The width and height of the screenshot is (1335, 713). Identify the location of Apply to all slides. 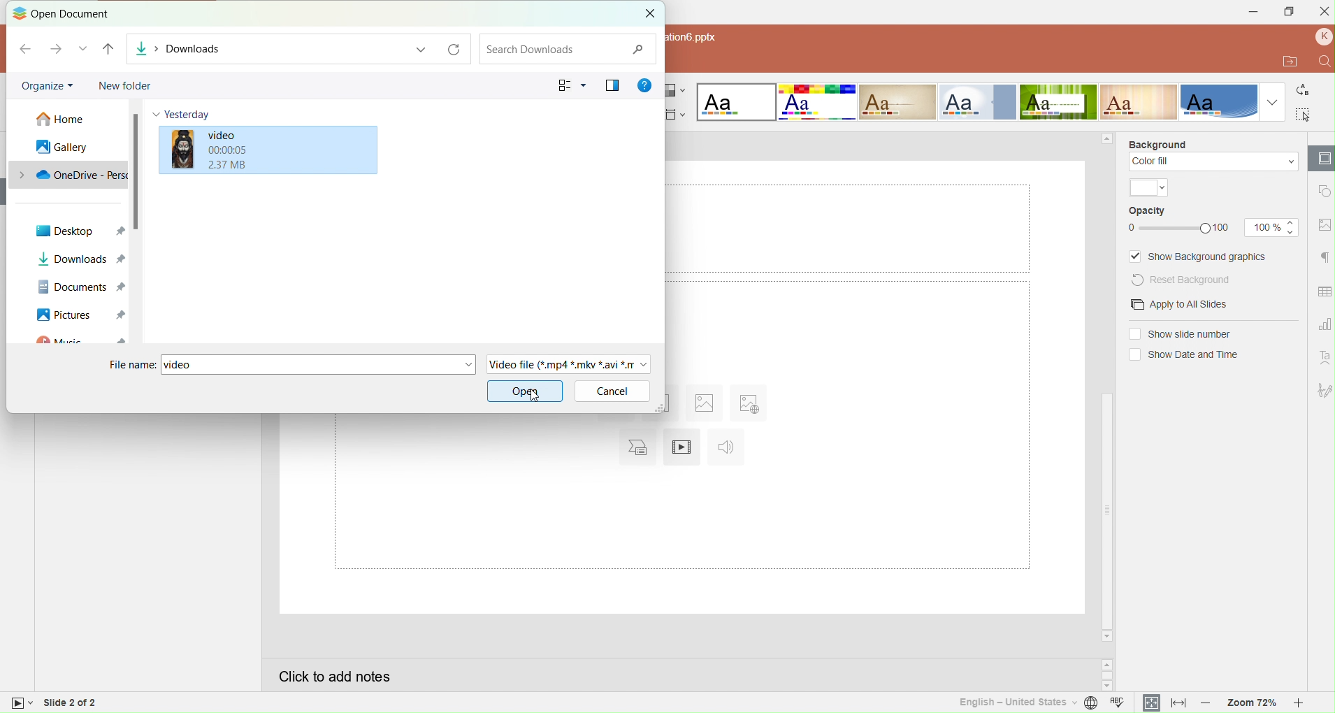
(1180, 304).